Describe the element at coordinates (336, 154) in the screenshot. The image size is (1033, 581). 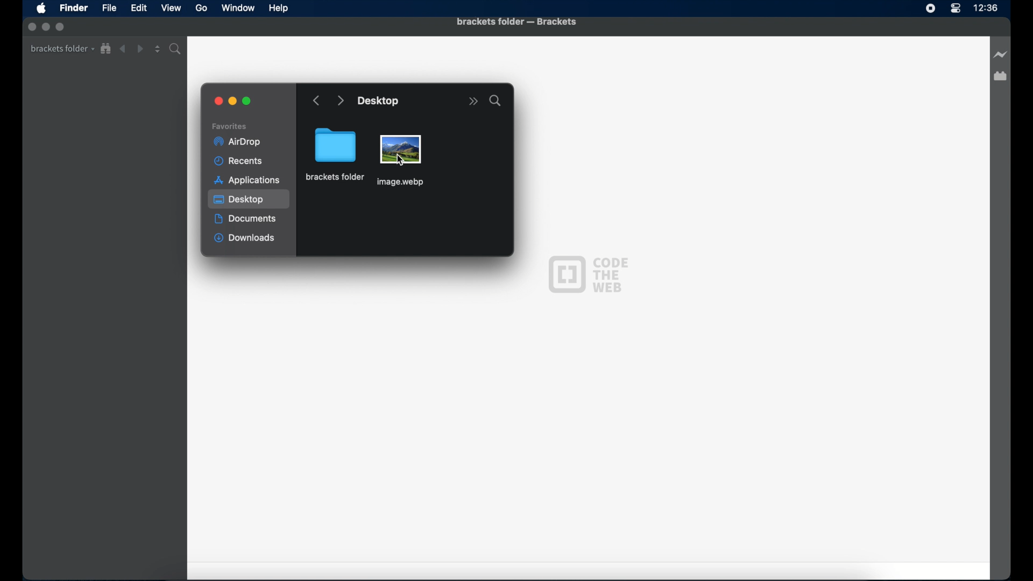
I see `brackets folder` at that location.